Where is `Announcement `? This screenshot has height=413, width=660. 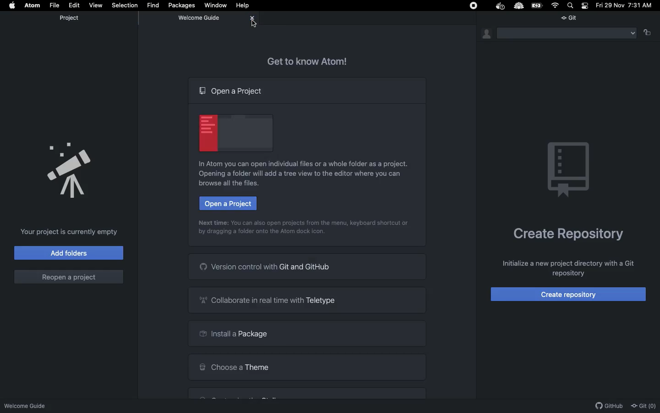
Announcement  is located at coordinates (68, 168).